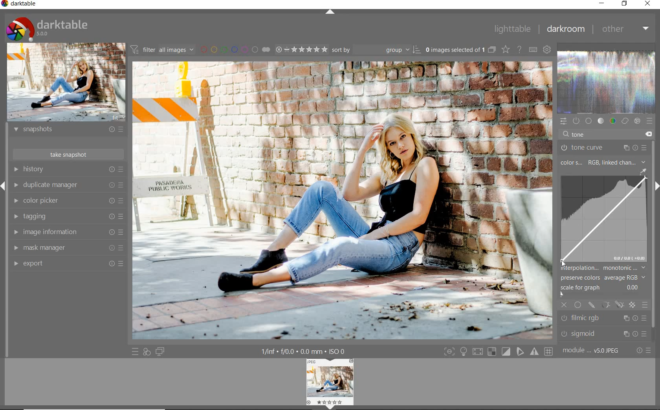 This screenshot has width=660, height=410. I want to click on show only active modules, so click(577, 121).